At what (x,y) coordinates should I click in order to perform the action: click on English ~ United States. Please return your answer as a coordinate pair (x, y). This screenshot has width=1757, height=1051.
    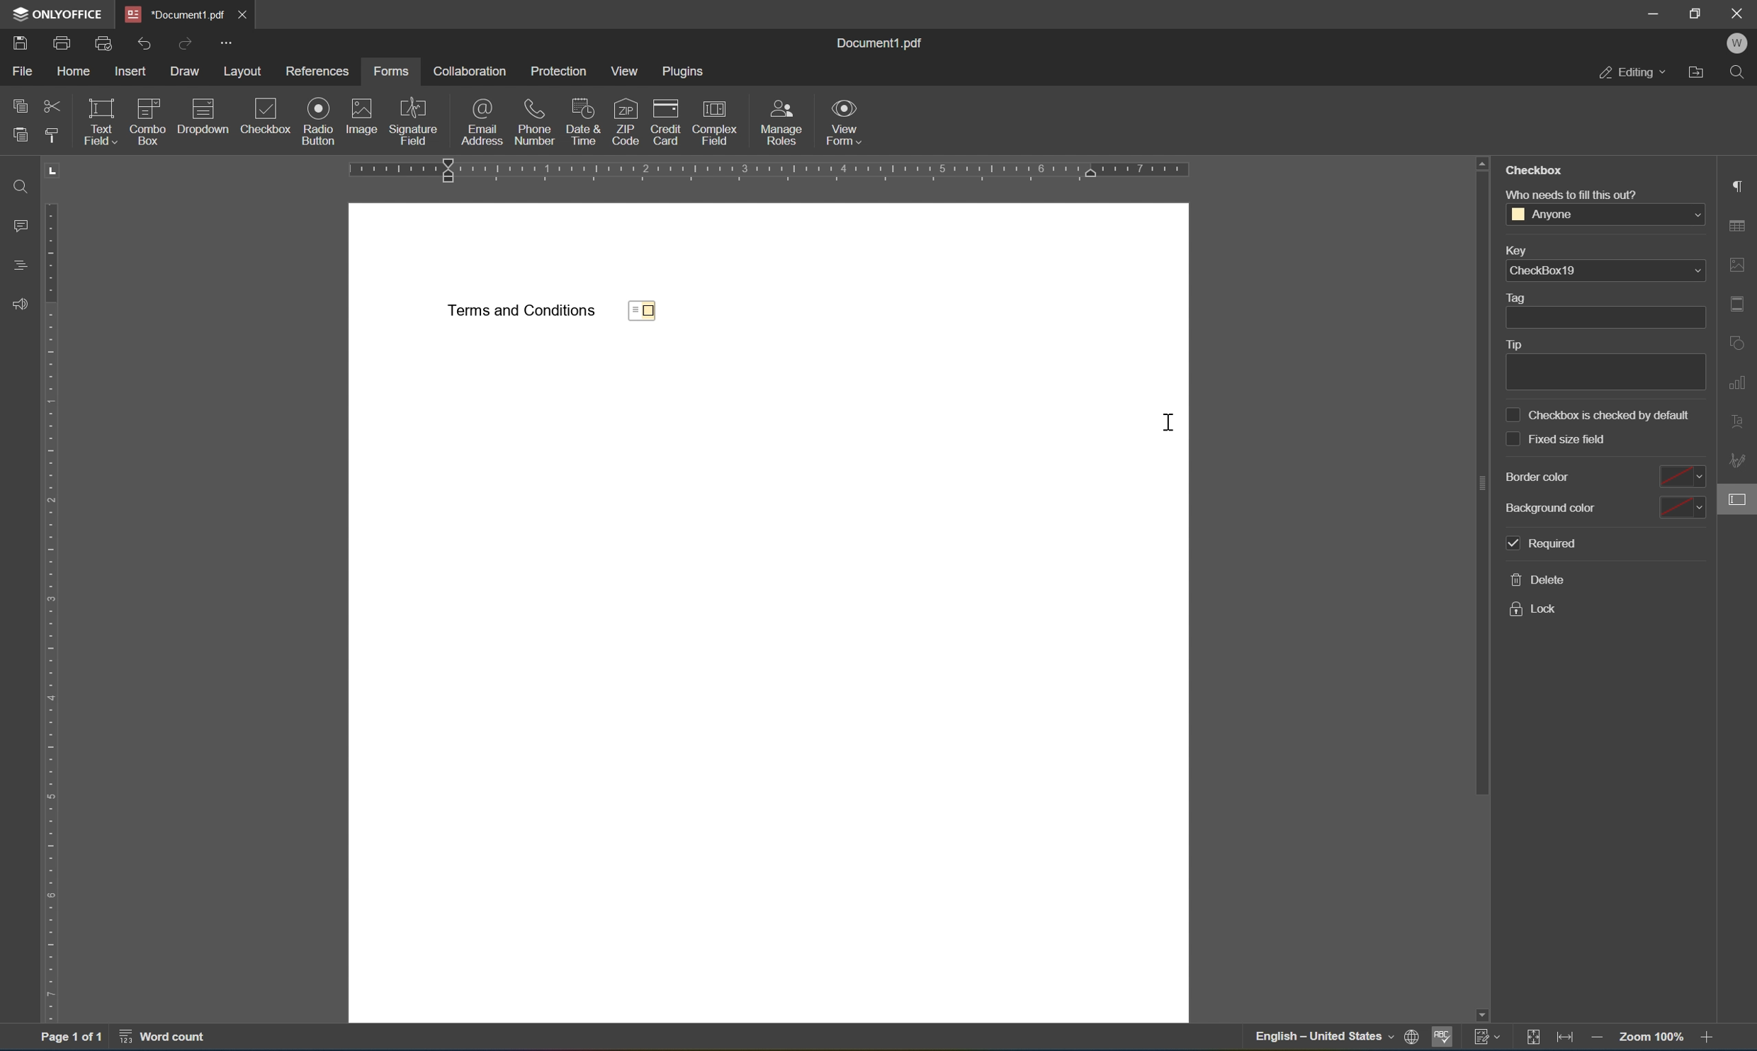
    Looking at the image, I should click on (1317, 1038).